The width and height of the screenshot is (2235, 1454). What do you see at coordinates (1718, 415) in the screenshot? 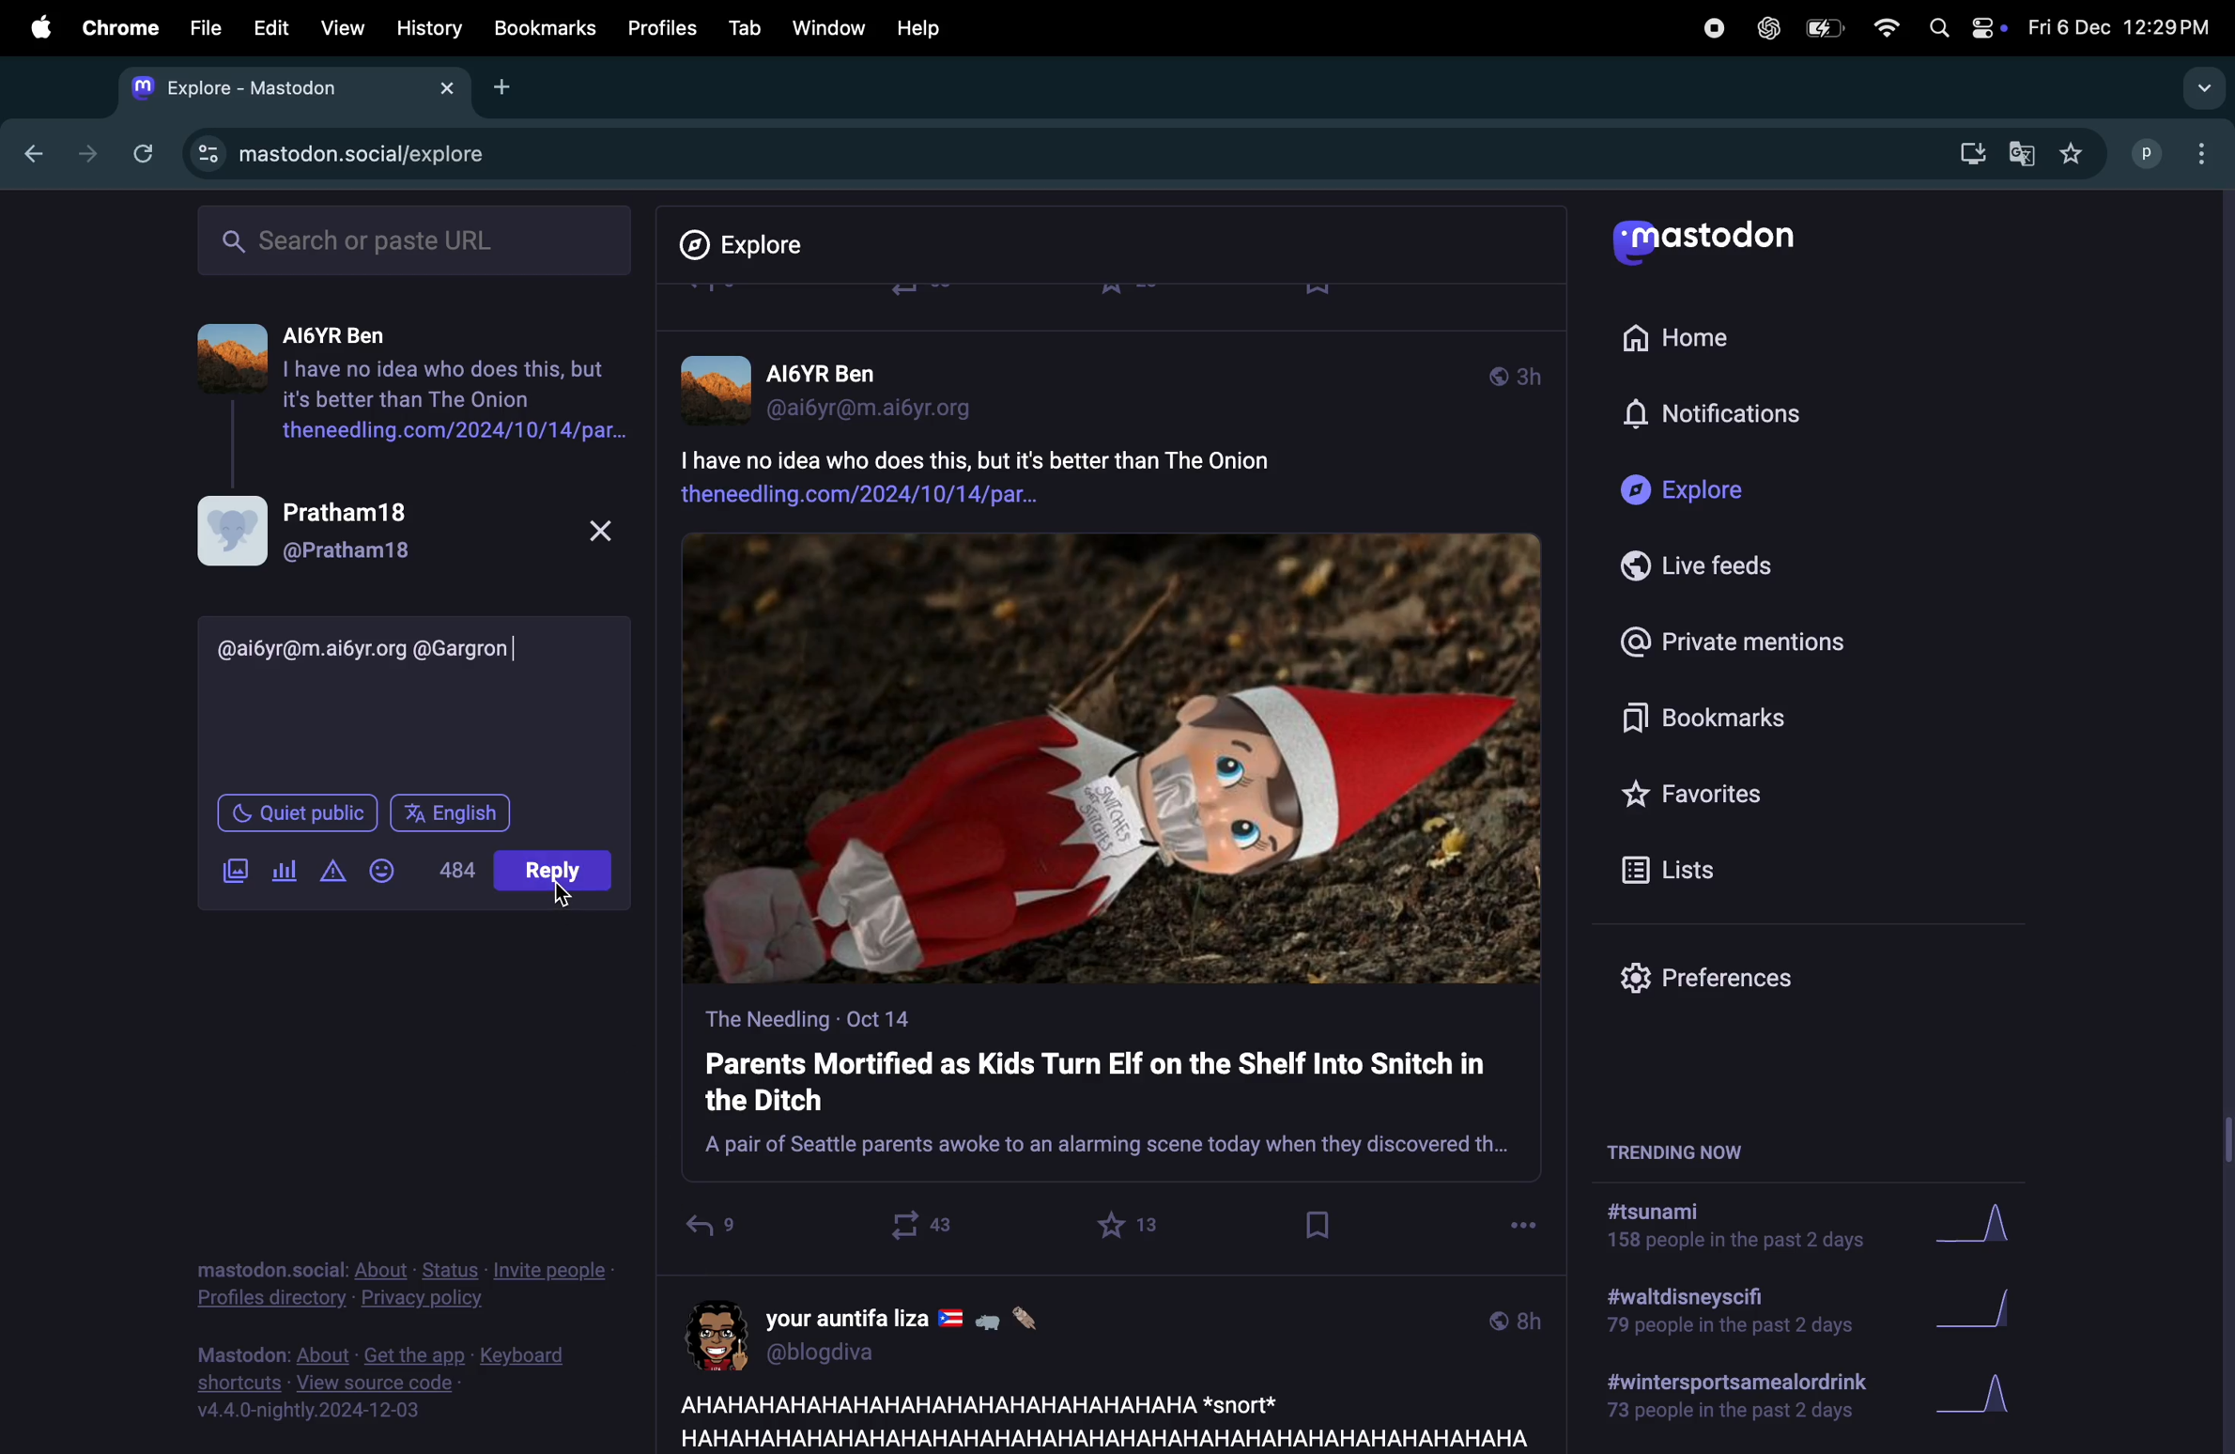
I see `Notifications` at bounding box center [1718, 415].